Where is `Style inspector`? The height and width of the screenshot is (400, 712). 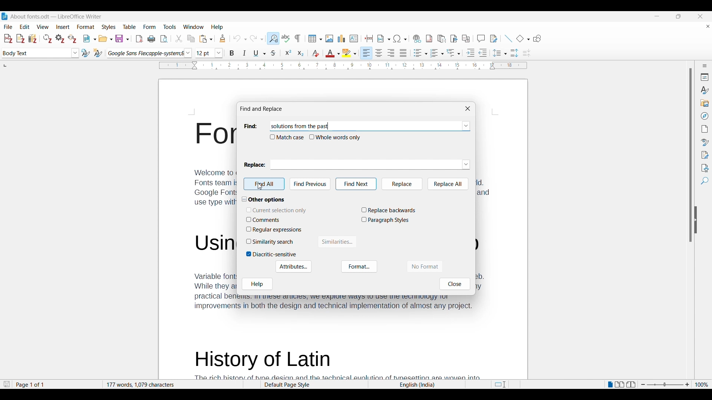
Style inspector is located at coordinates (704, 143).